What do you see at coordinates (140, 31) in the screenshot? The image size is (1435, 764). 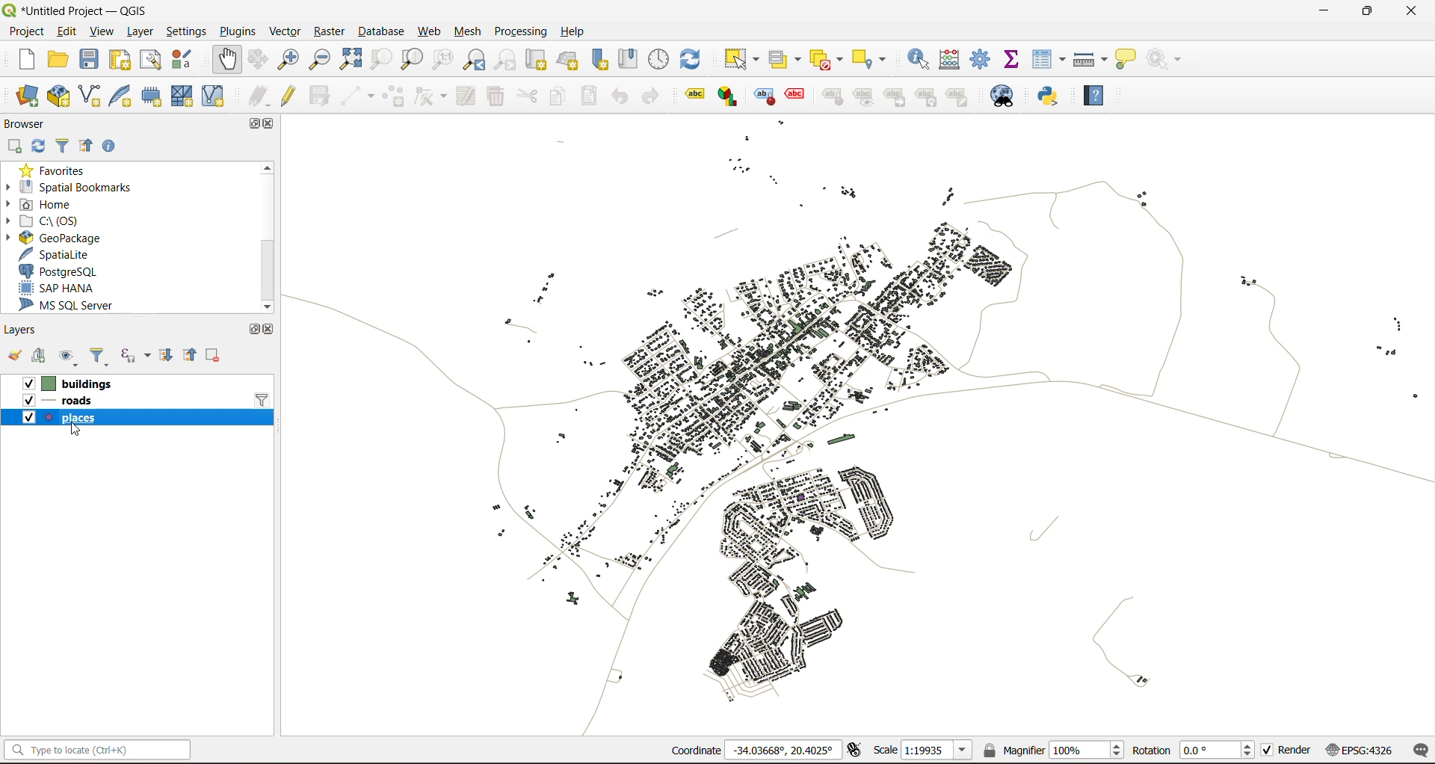 I see `layer` at bounding box center [140, 31].